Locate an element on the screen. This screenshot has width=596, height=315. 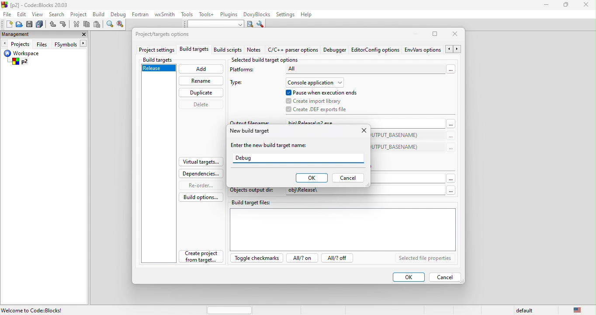
cut is located at coordinates (76, 24).